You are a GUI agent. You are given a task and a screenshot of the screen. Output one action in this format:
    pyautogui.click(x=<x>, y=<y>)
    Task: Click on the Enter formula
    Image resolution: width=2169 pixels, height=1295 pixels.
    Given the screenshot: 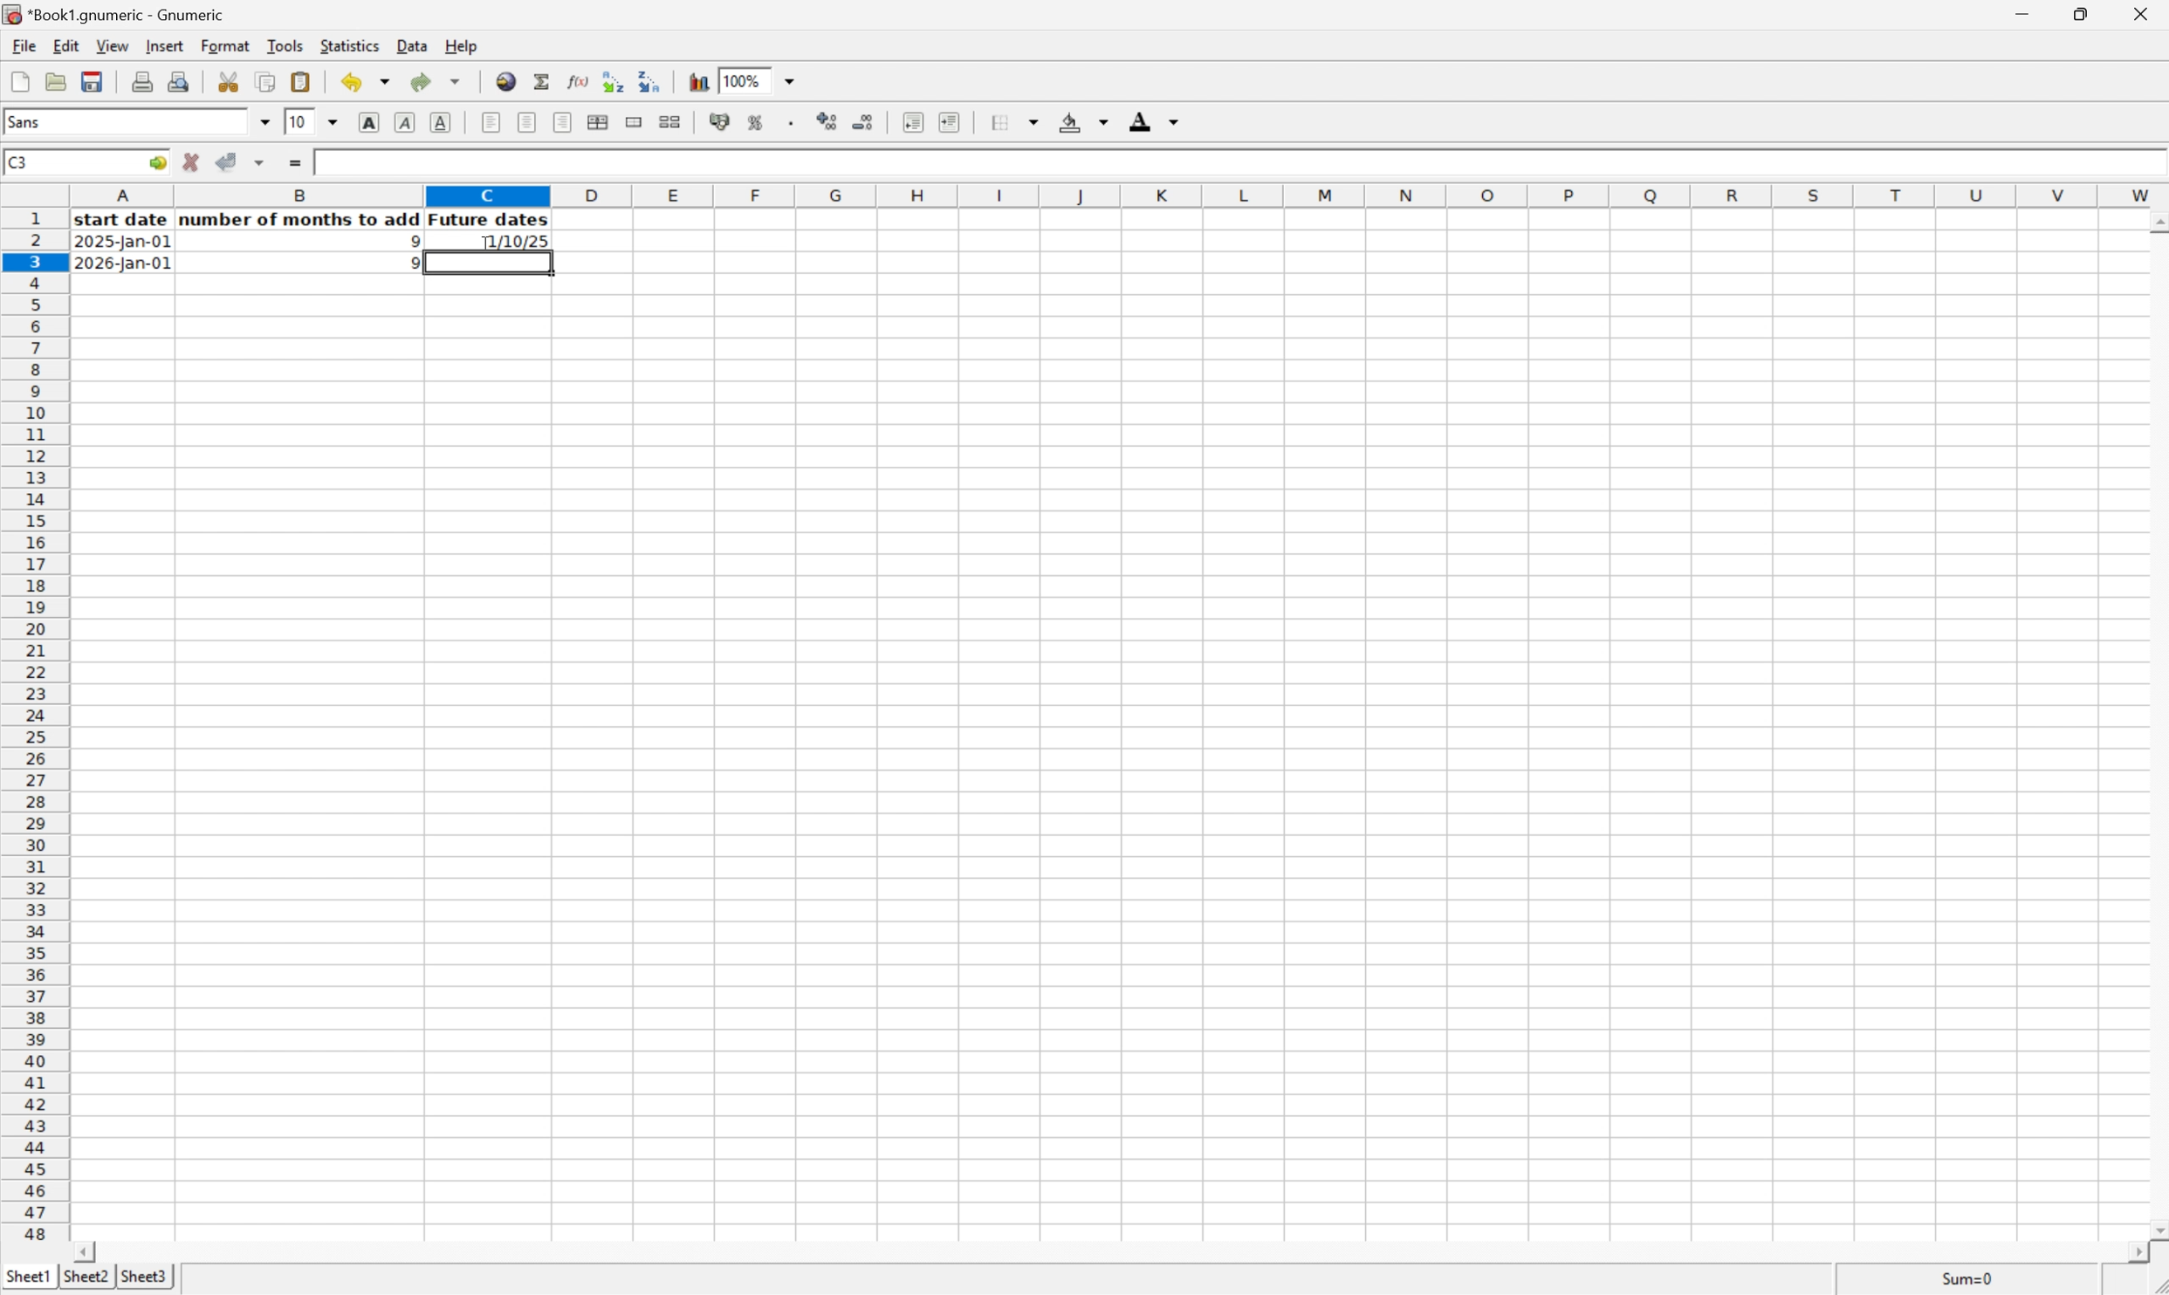 What is the action you would take?
    pyautogui.click(x=297, y=159)
    